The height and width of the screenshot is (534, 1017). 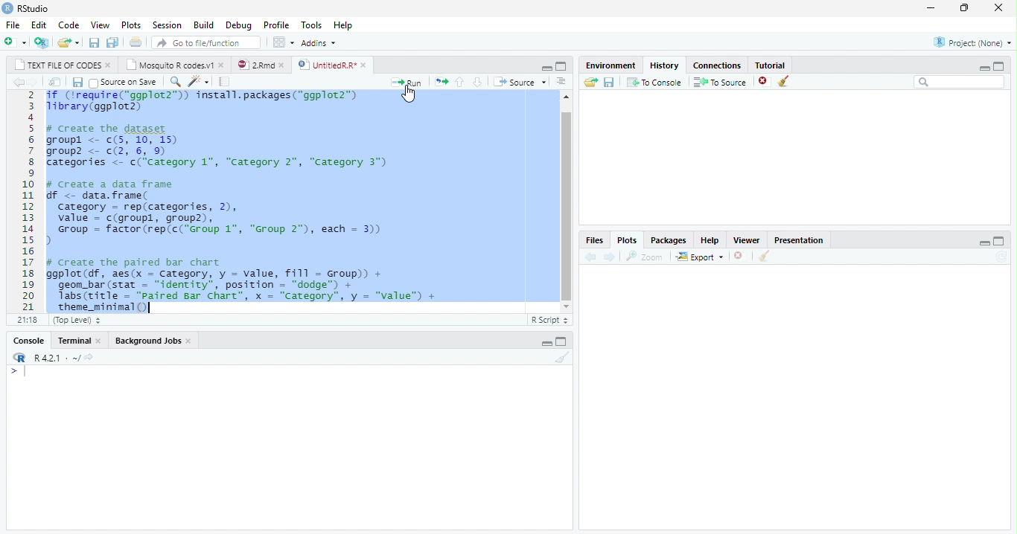 I want to click on close, so click(x=997, y=8).